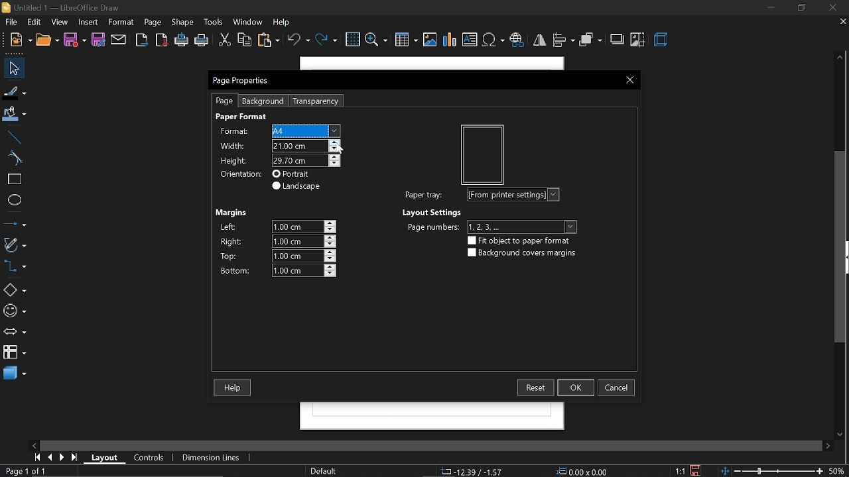  What do you see at coordinates (352, 40) in the screenshot?
I see `grid` at bounding box center [352, 40].